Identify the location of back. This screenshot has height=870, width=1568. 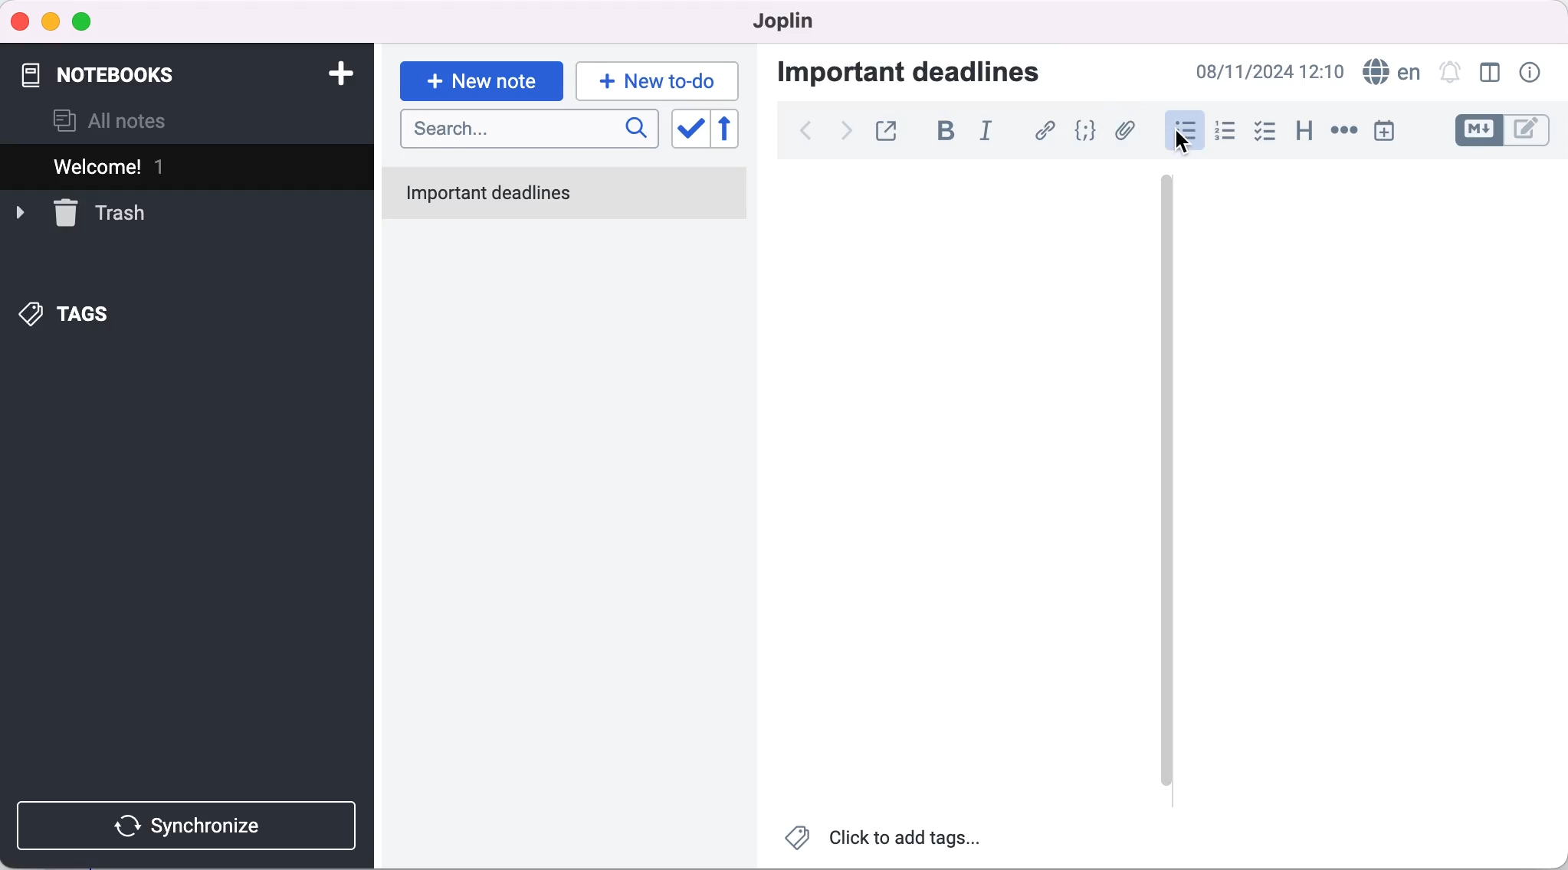
(809, 133).